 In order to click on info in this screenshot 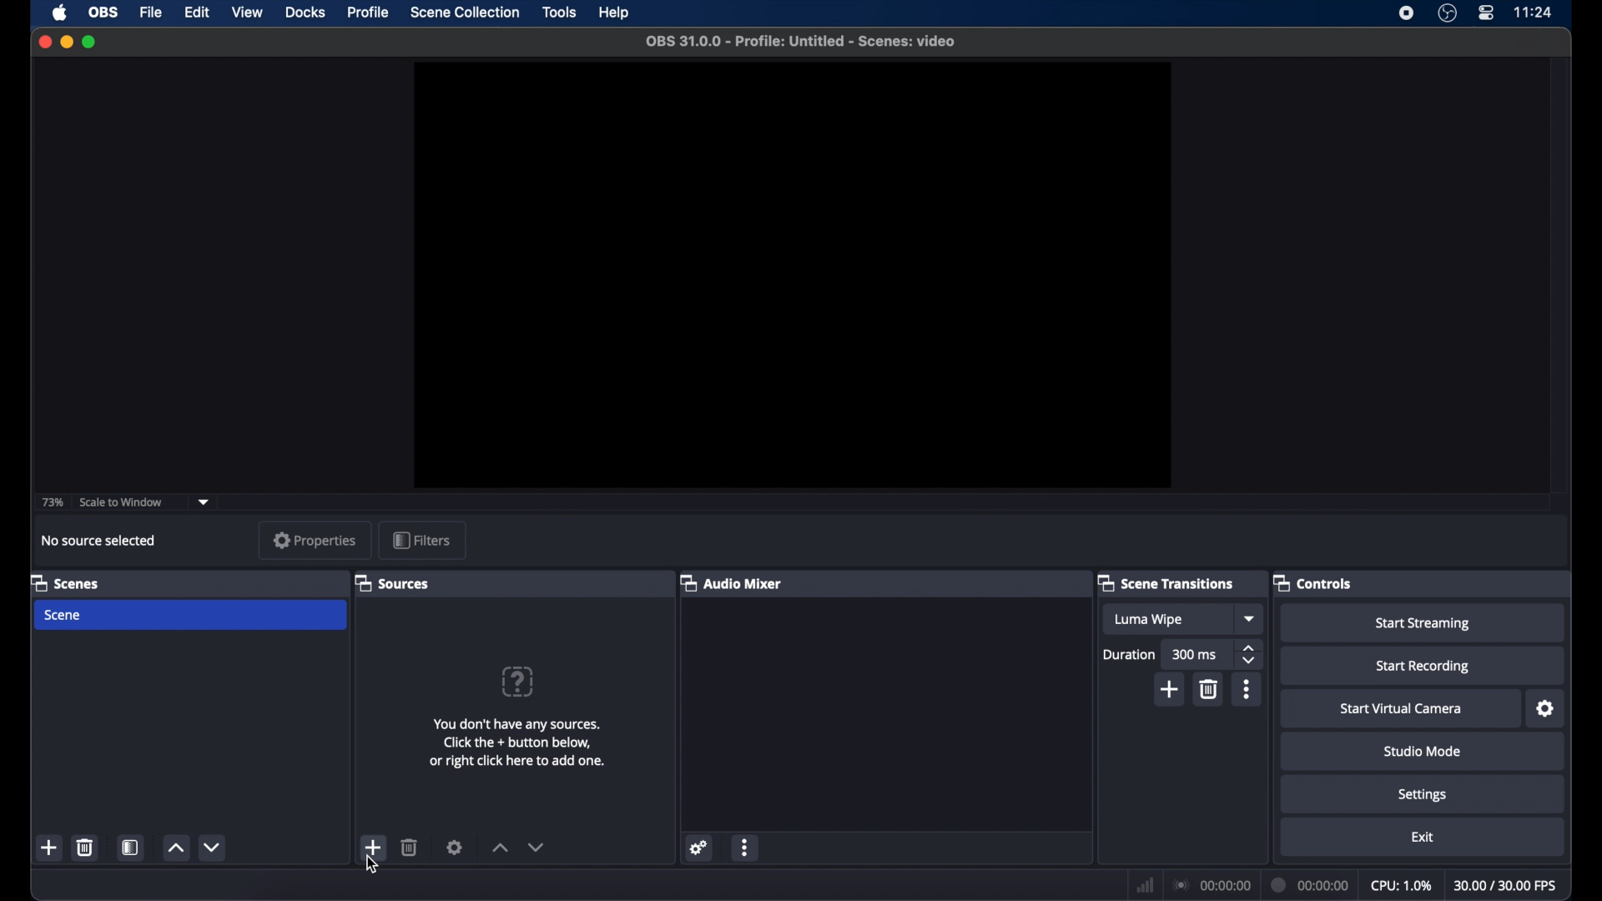, I will do `click(516, 744)`.